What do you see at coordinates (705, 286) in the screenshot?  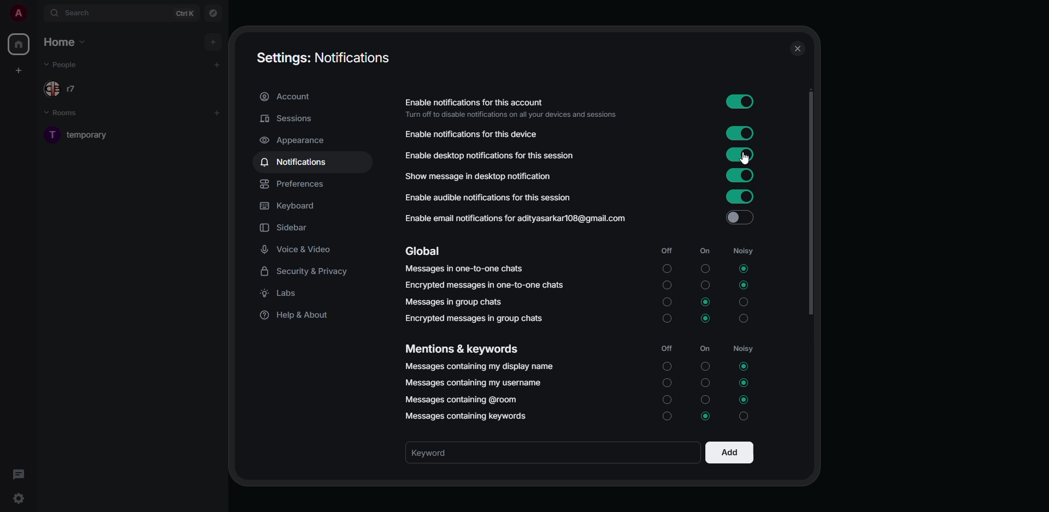 I see `turn off` at bounding box center [705, 286].